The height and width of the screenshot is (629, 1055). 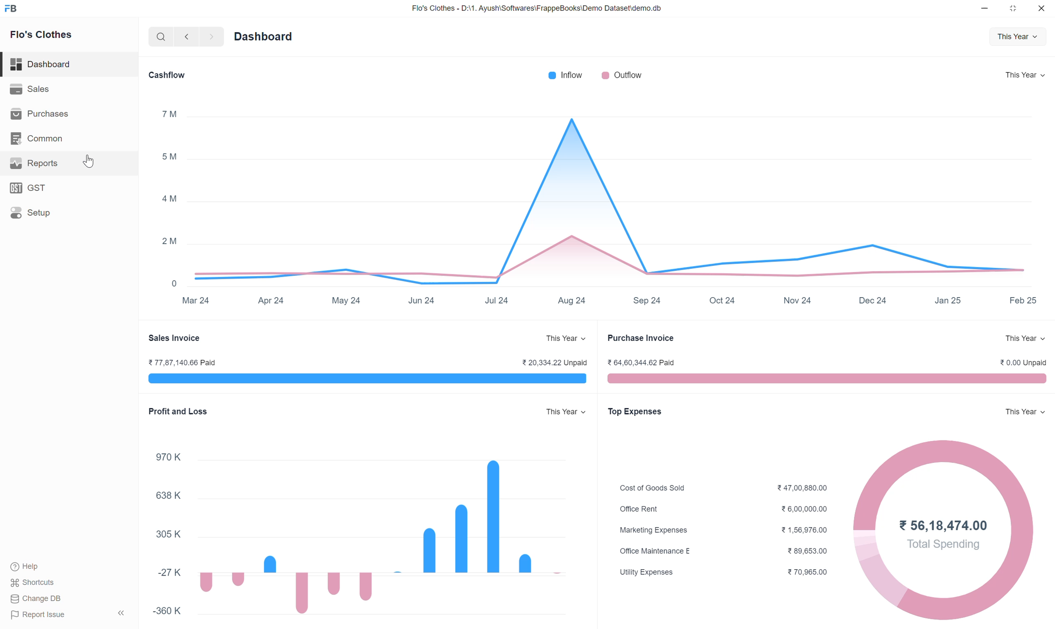 I want to click on 0, so click(x=176, y=284).